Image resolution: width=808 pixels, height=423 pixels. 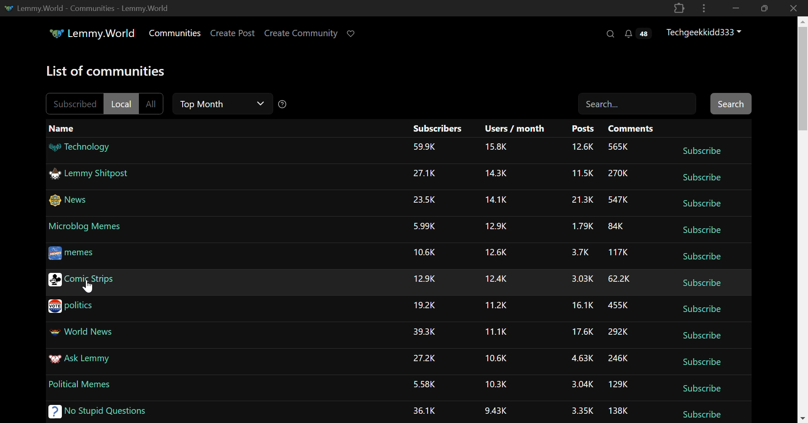 I want to click on Subscribe, so click(x=703, y=390).